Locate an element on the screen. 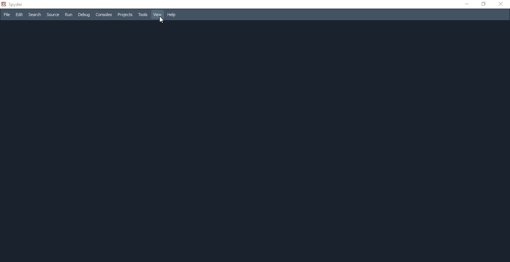 The height and width of the screenshot is (262, 510). spyder Desktop Icon is located at coordinates (14, 4).